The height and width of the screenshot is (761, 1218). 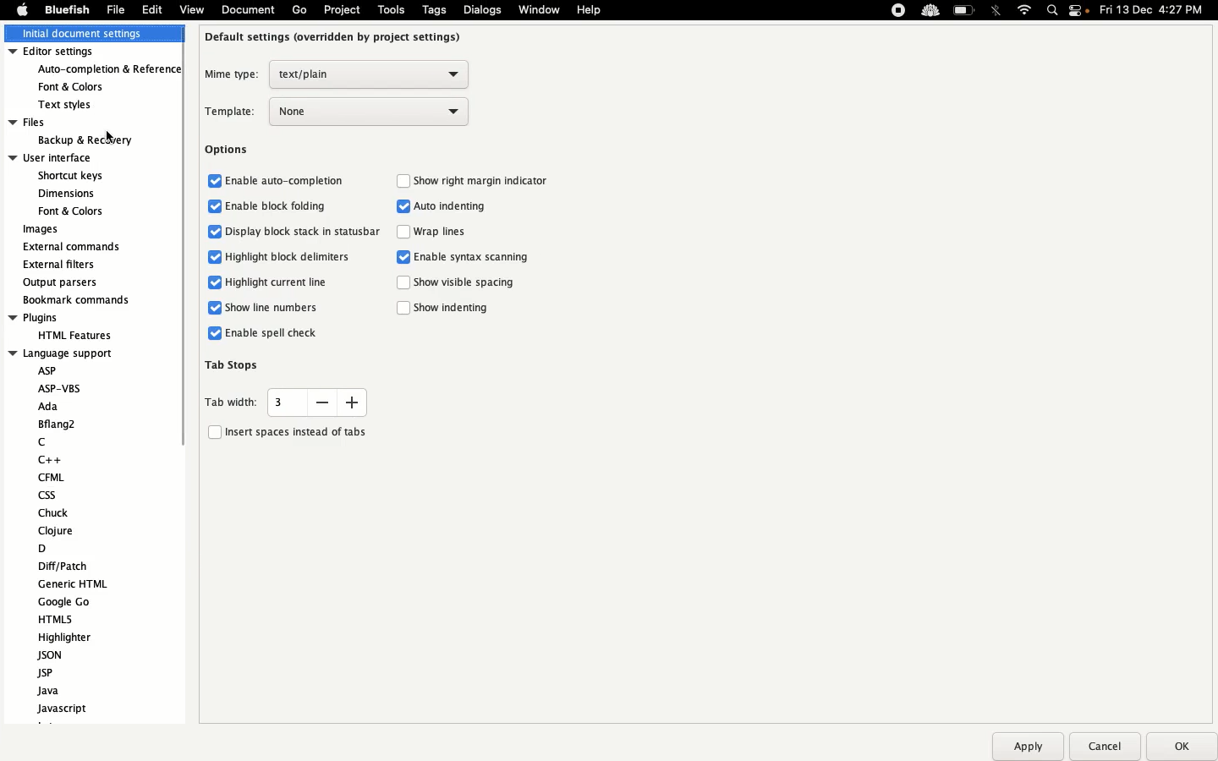 I want to click on Initial document settings, so click(x=90, y=34).